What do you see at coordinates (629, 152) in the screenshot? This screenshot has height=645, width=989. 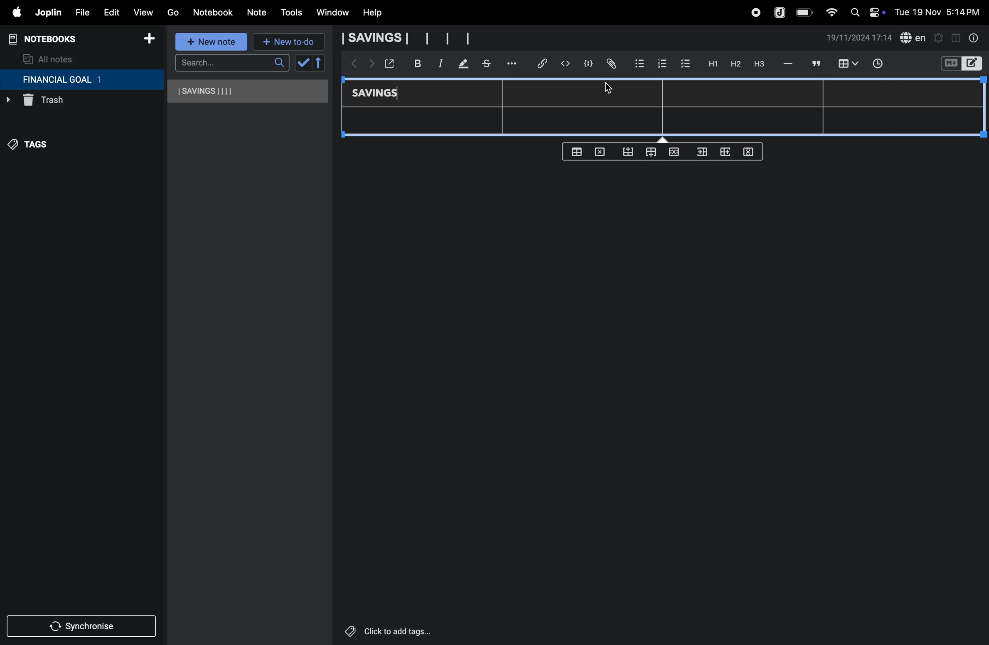 I see `from bottom` at bounding box center [629, 152].